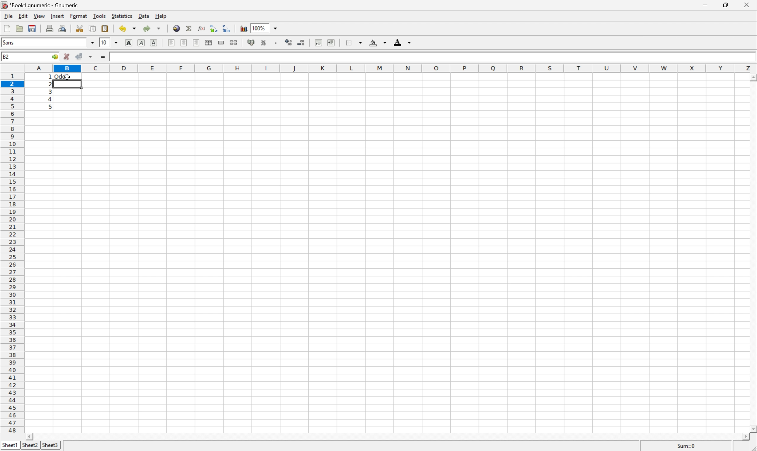  I want to click on Drop Down, so click(93, 42).